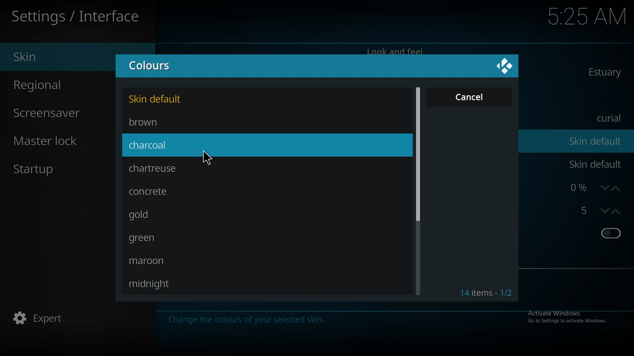 The height and width of the screenshot is (356, 634). I want to click on regional, so click(56, 85).